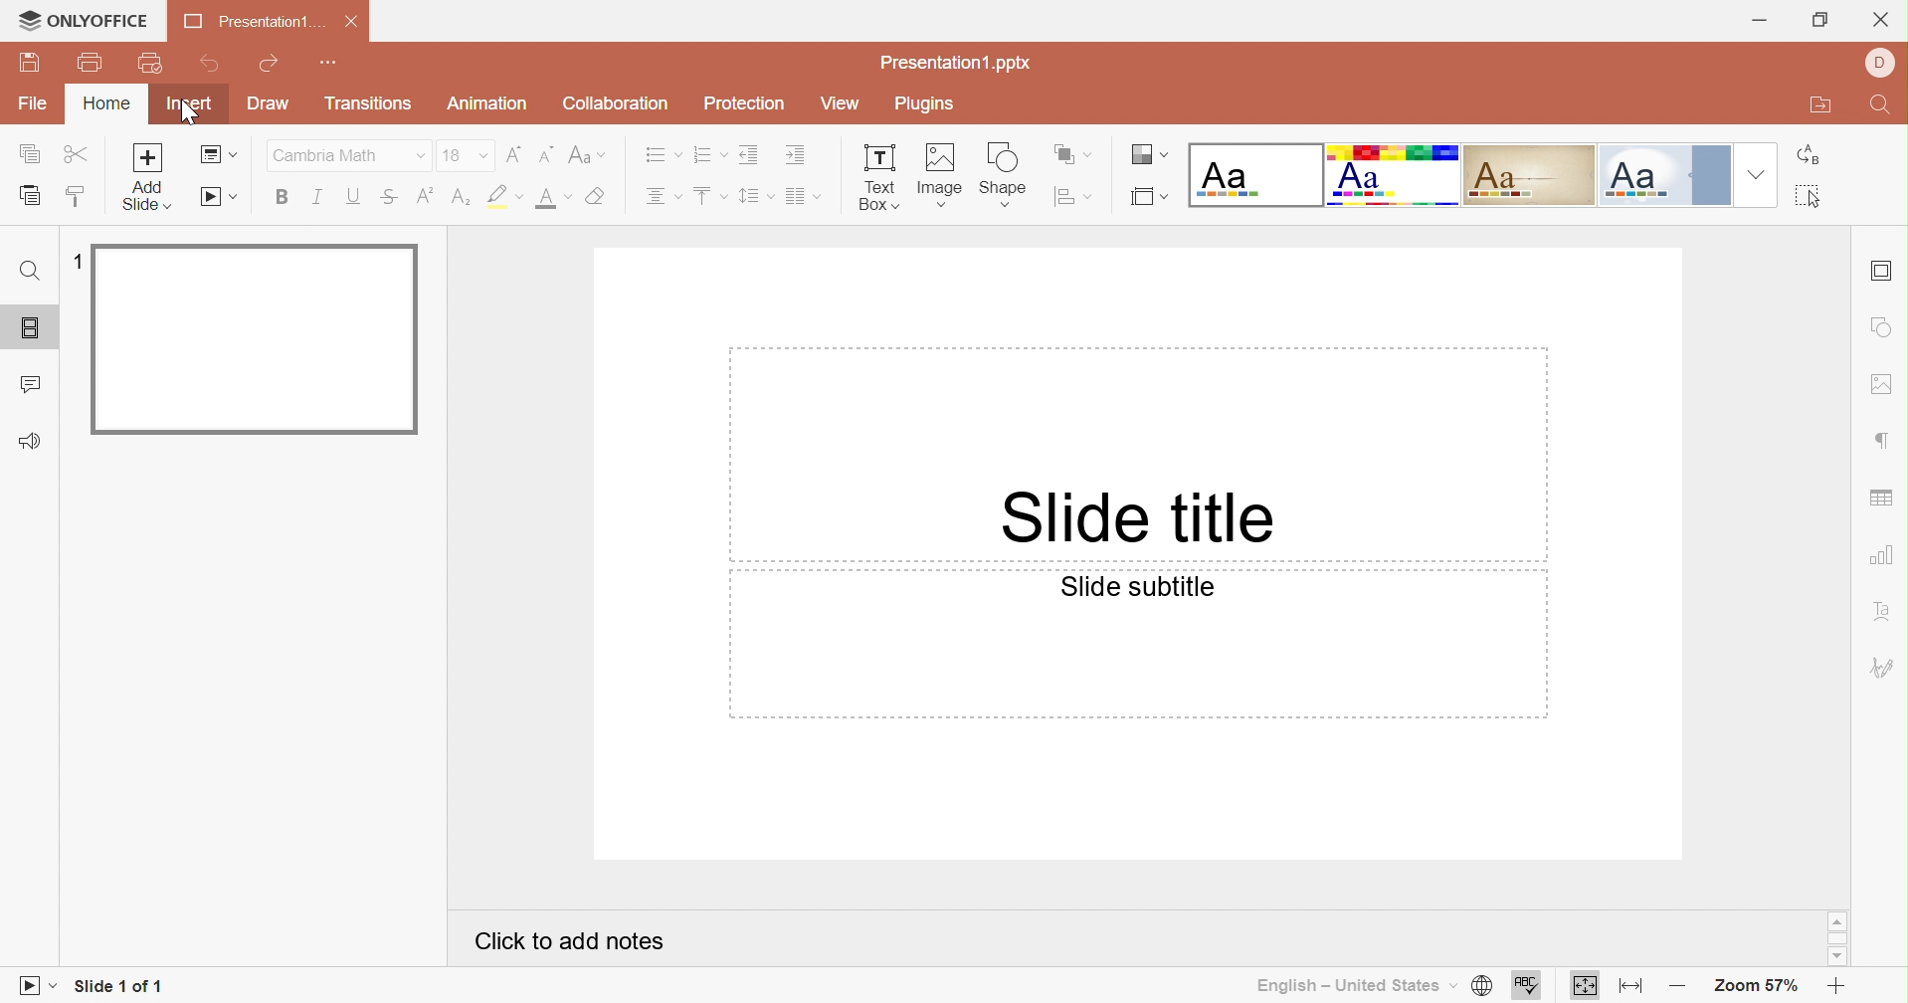 This screenshot has width=1908, height=1003. What do you see at coordinates (1255, 175) in the screenshot?
I see `Blank` at bounding box center [1255, 175].